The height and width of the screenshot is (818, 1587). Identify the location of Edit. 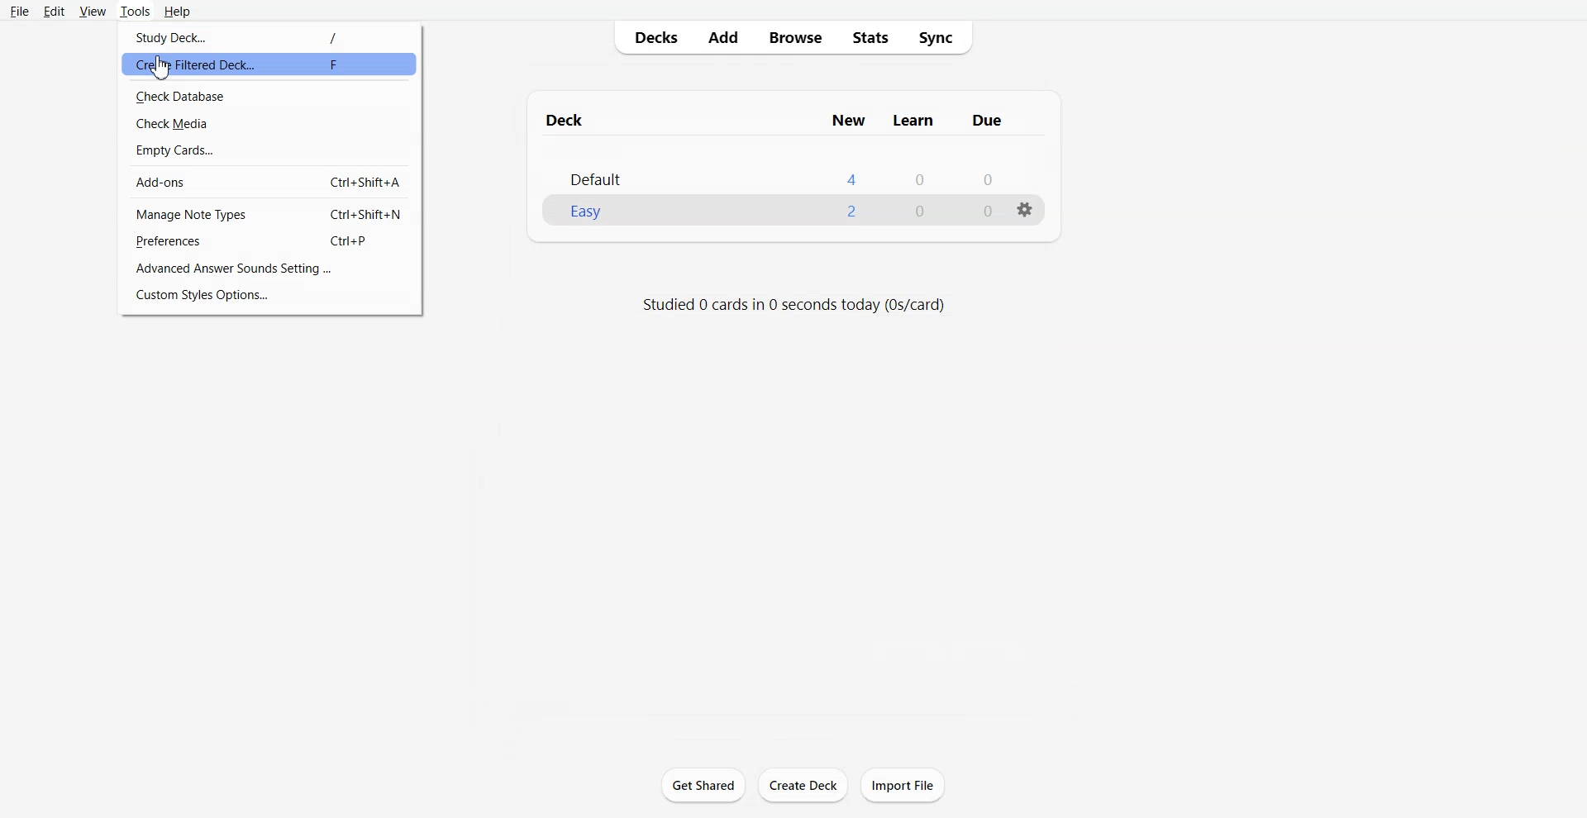
(55, 12).